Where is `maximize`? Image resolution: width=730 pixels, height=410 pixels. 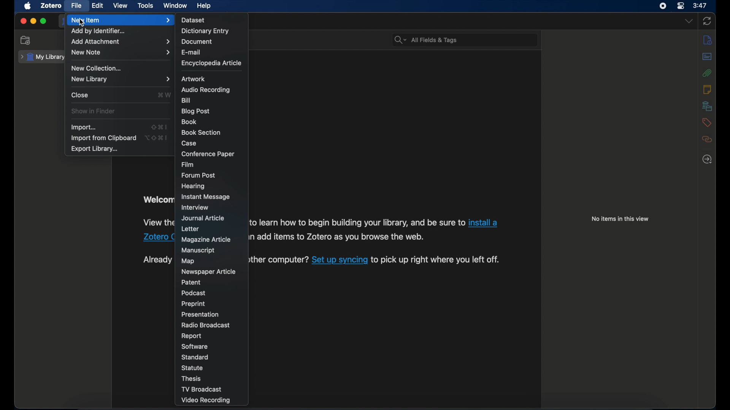 maximize is located at coordinates (44, 21).